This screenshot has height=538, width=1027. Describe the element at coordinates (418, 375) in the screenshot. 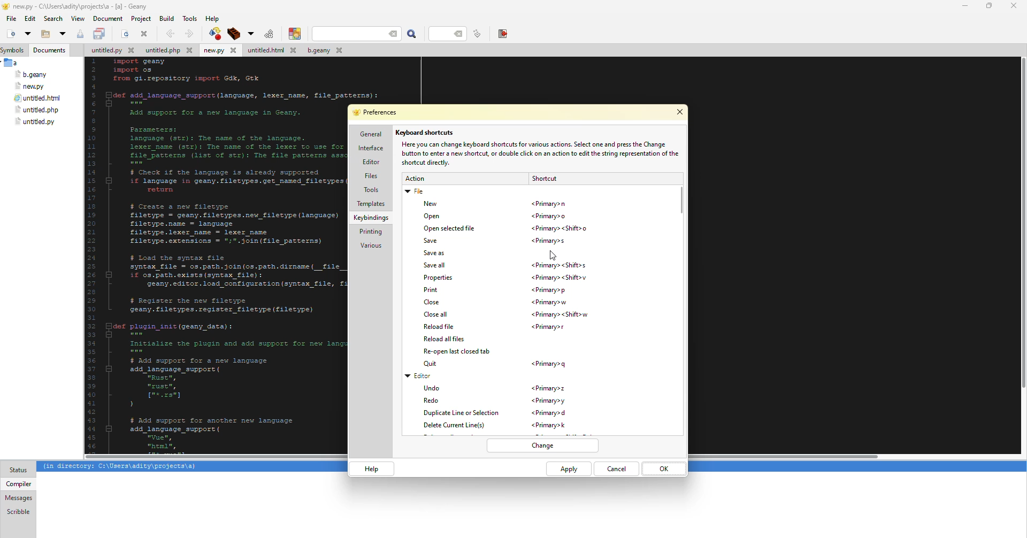

I see `editor` at that location.